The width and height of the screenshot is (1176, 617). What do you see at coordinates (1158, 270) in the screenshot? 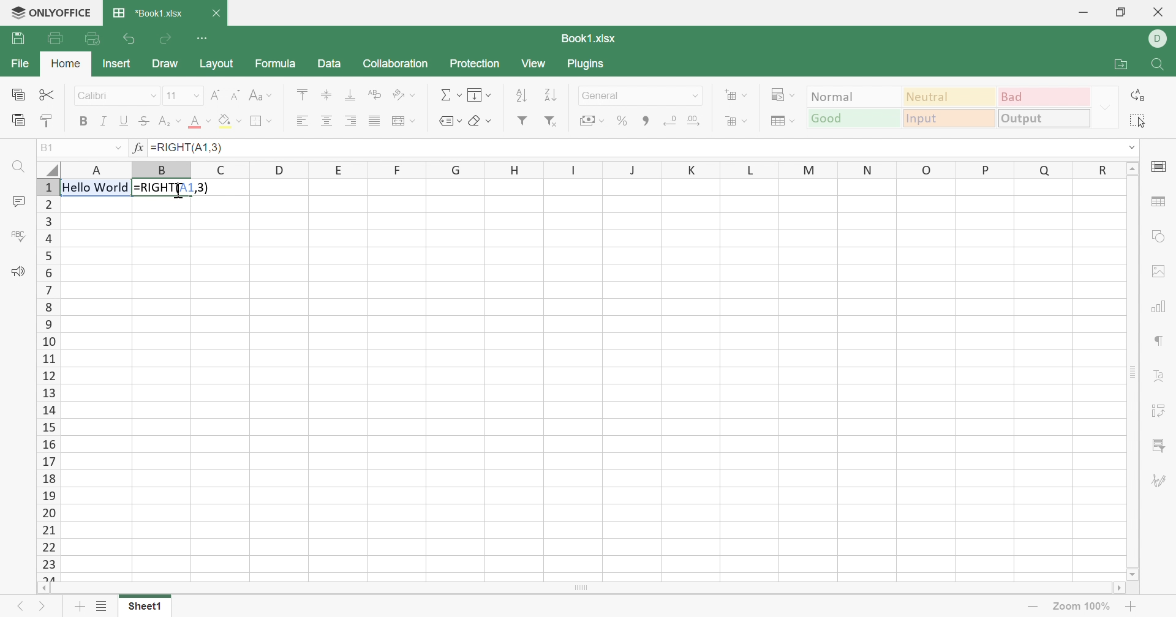
I see `image settings` at bounding box center [1158, 270].